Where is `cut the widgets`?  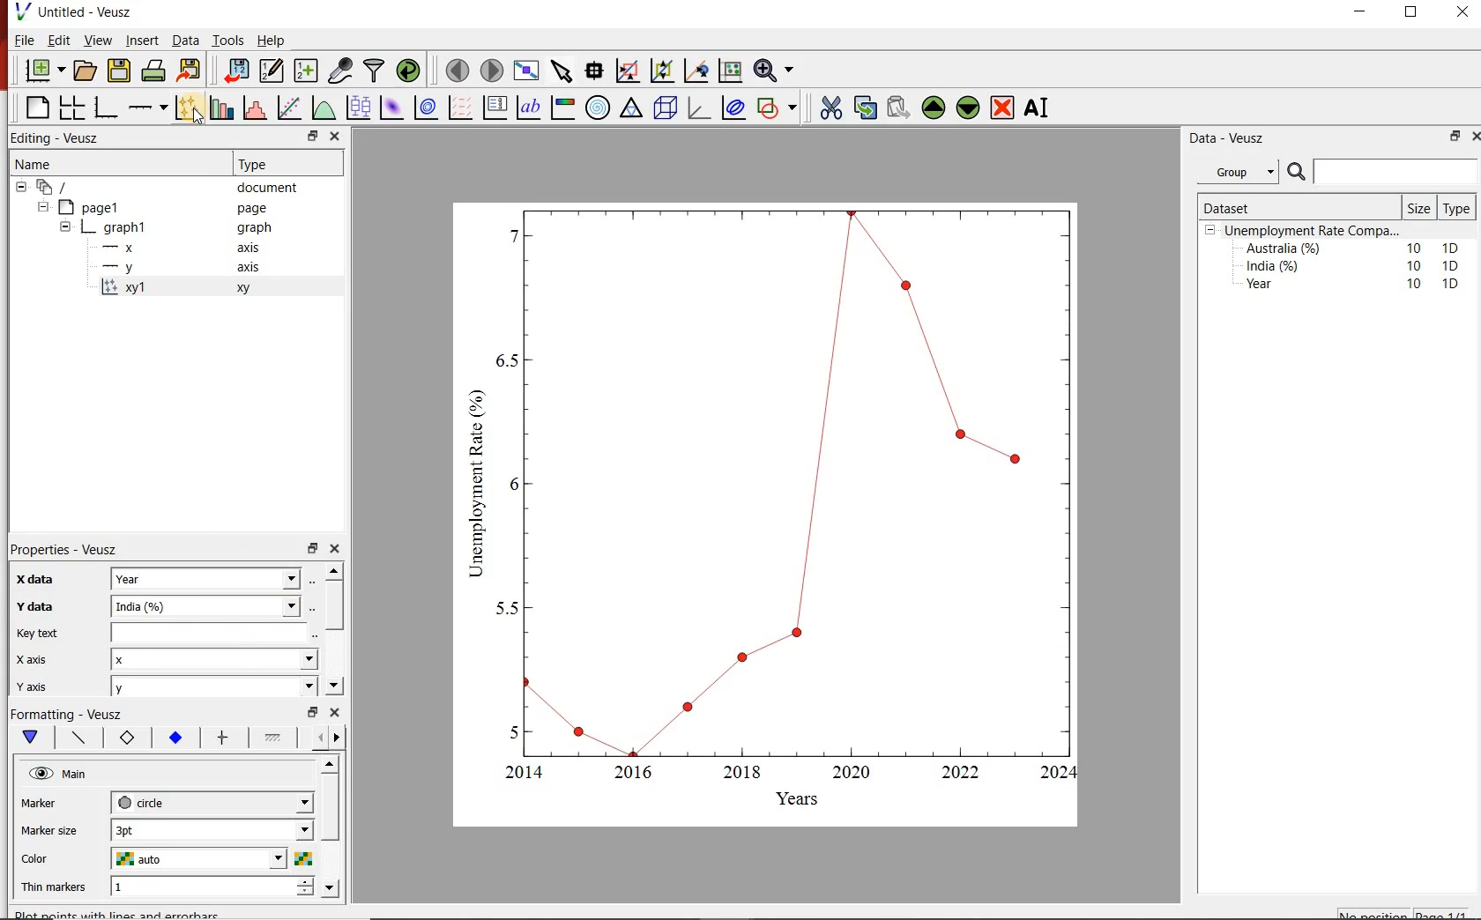 cut the widgets is located at coordinates (831, 108).